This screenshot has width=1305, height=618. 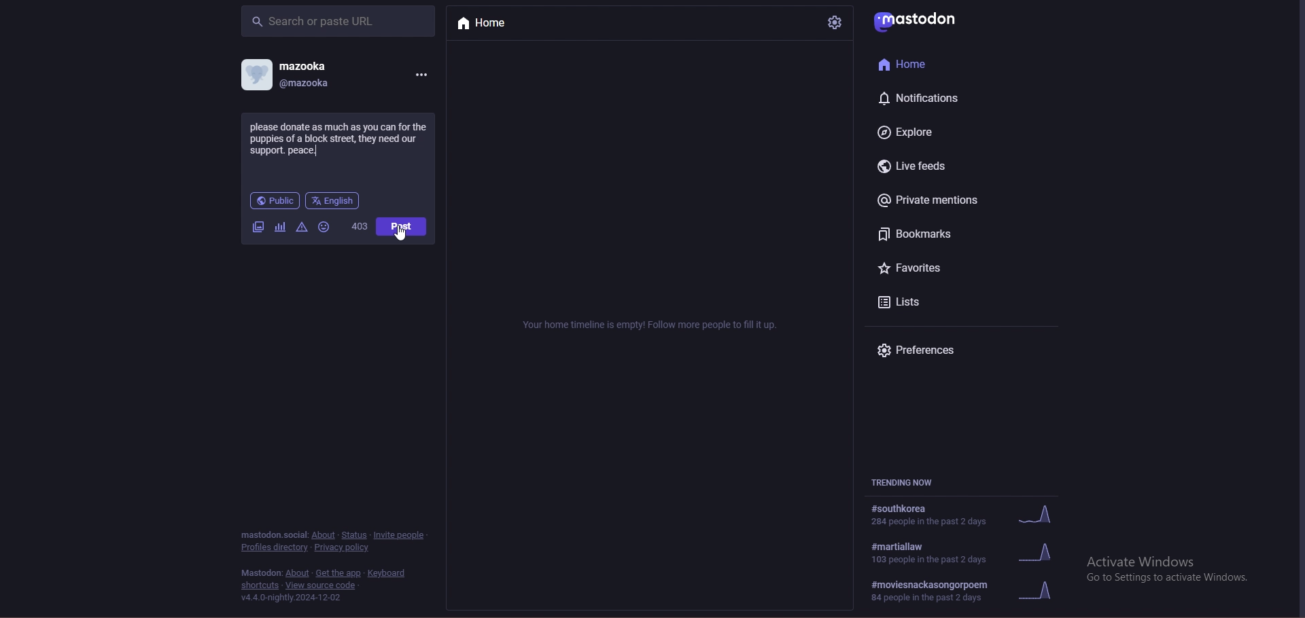 What do you see at coordinates (943, 132) in the screenshot?
I see `explore` at bounding box center [943, 132].